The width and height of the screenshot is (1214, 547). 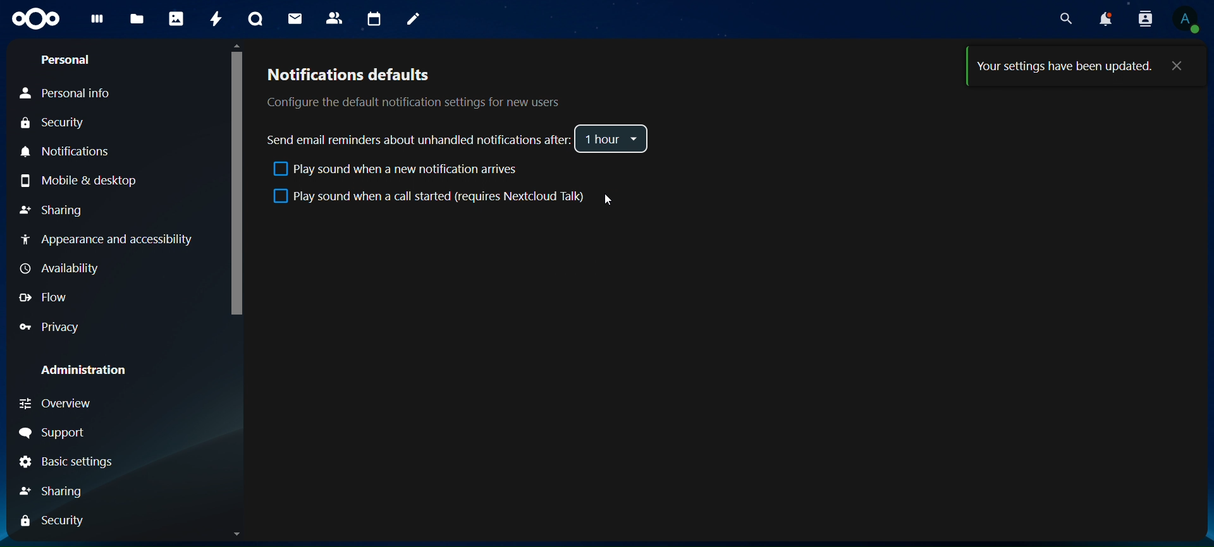 What do you see at coordinates (611, 139) in the screenshot?
I see `1 hour` at bounding box center [611, 139].